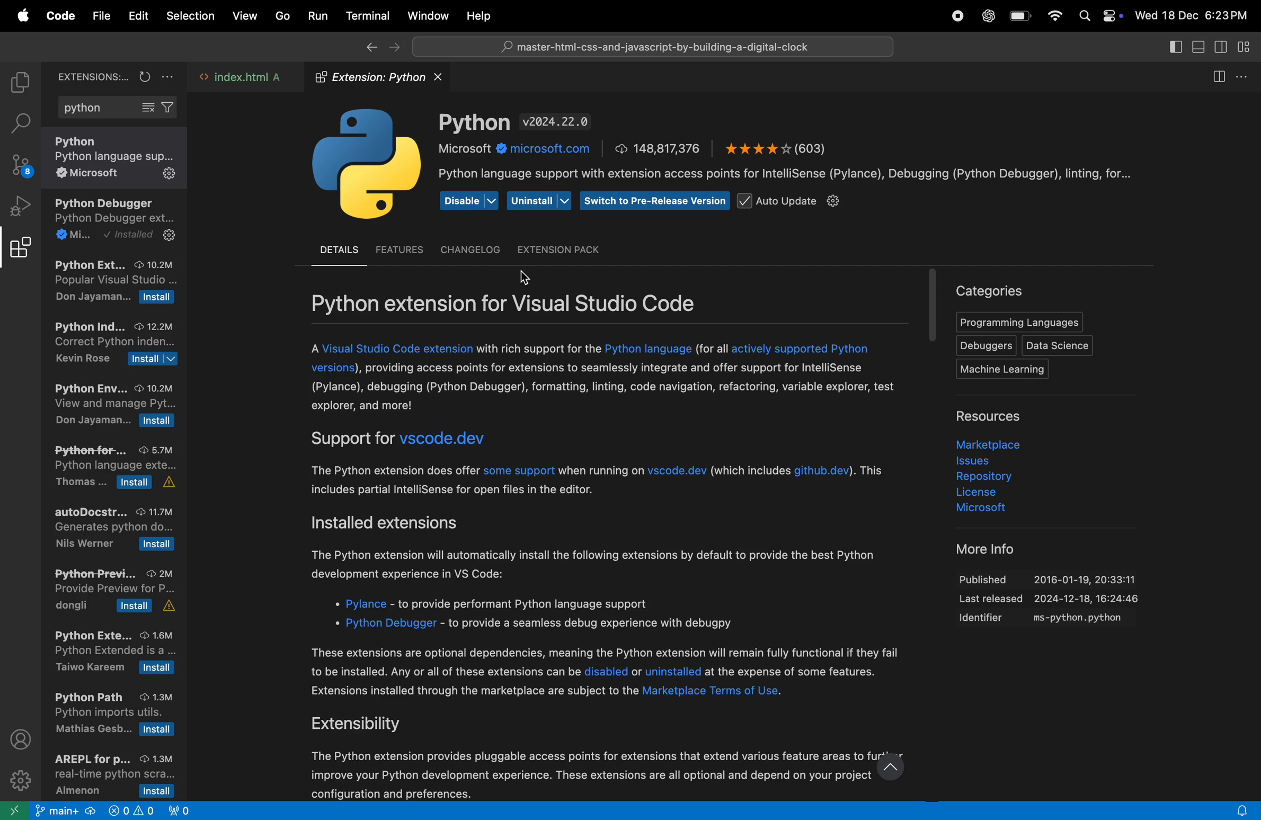 The height and width of the screenshot is (820, 1261). Describe the element at coordinates (119, 159) in the screenshot. I see `python extension` at that location.